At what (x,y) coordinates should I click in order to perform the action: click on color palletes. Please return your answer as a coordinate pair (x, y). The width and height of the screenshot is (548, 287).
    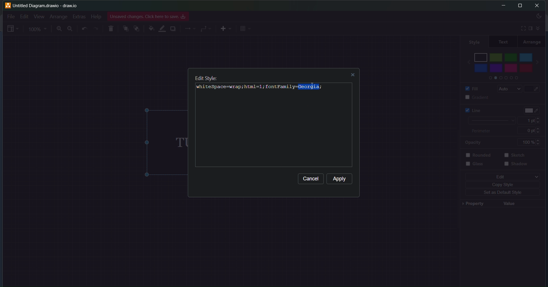
    Looking at the image, I should click on (502, 79).